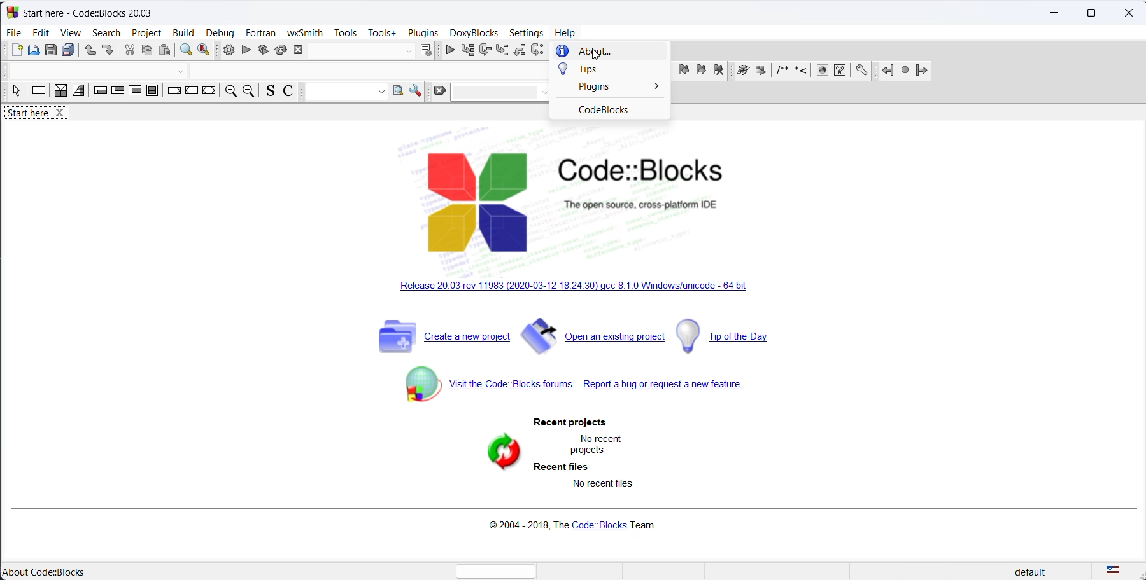 Image resolution: width=1146 pixels, height=580 pixels. I want to click on Insert comment block, so click(784, 72).